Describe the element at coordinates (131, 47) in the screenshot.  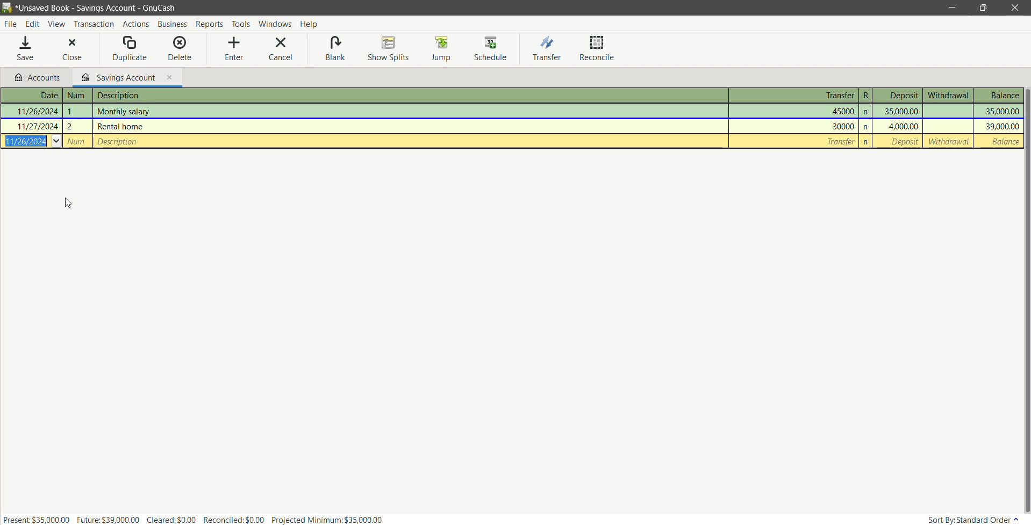
I see `Duplicate` at that location.